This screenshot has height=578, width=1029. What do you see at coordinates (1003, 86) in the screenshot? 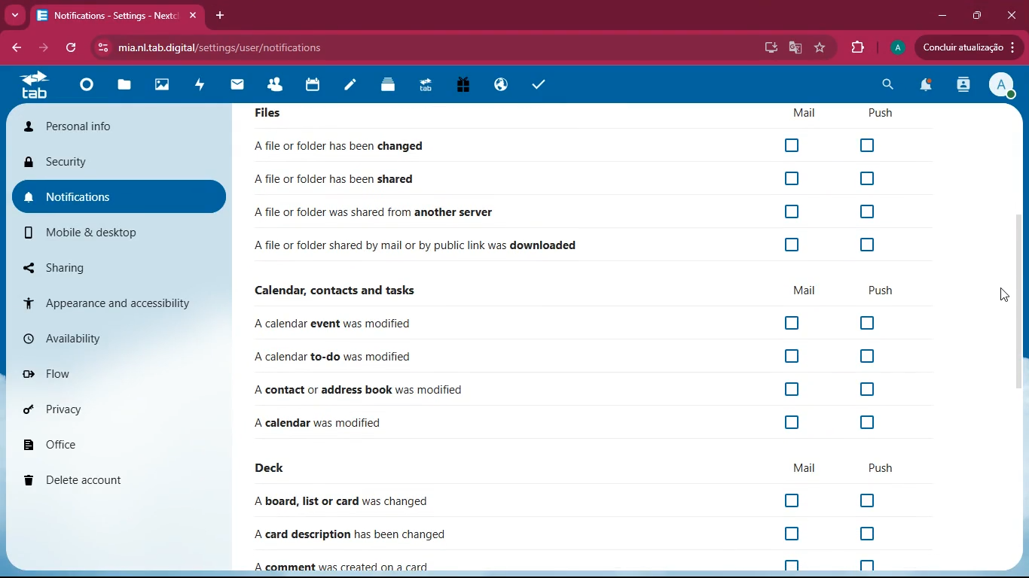
I see `View Profile` at bounding box center [1003, 86].